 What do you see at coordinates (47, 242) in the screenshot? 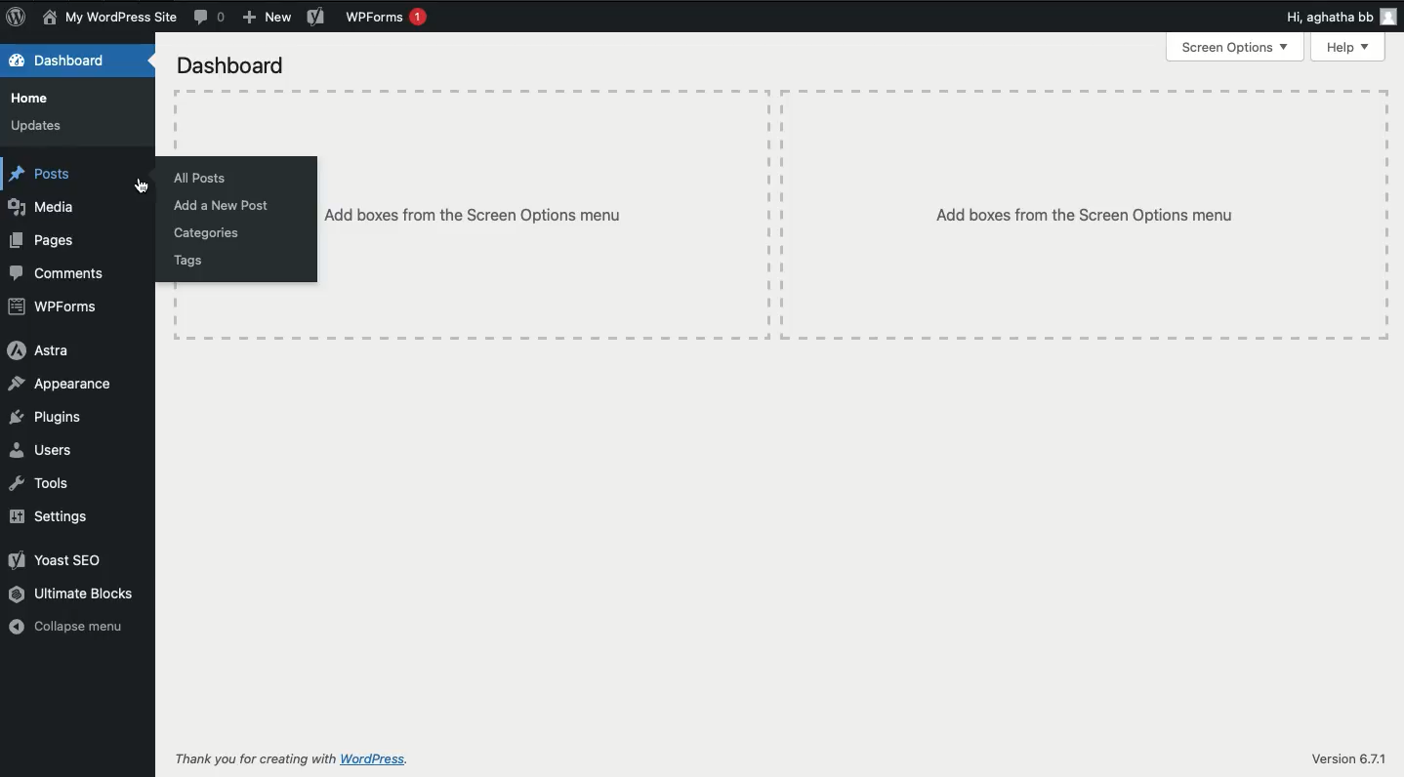
I see `Pages` at bounding box center [47, 242].